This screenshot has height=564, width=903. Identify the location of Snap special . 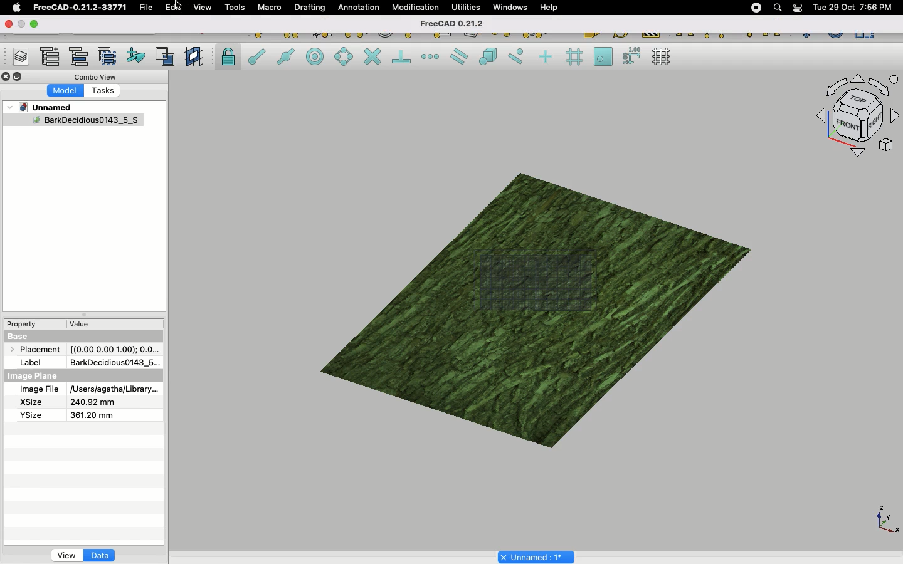
(490, 58).